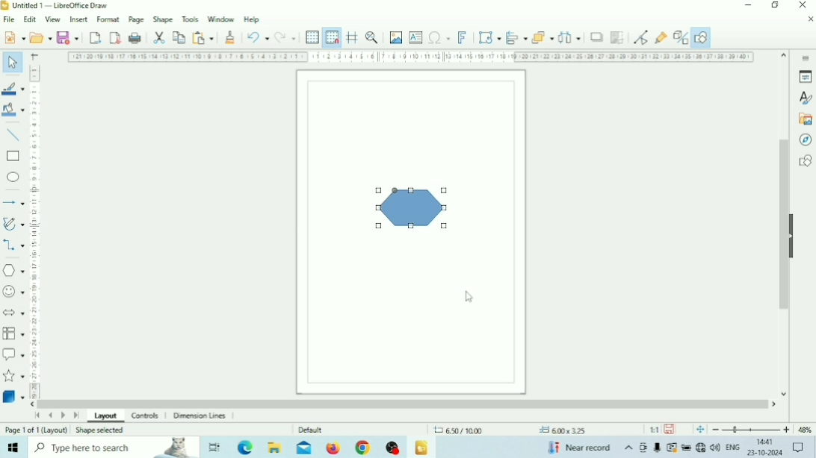 The width and height of the screenshot is (816, 458). What do you see at coordinates (767, 442) in the screenshot?
I see `Time` at bounding box center [767, 442].